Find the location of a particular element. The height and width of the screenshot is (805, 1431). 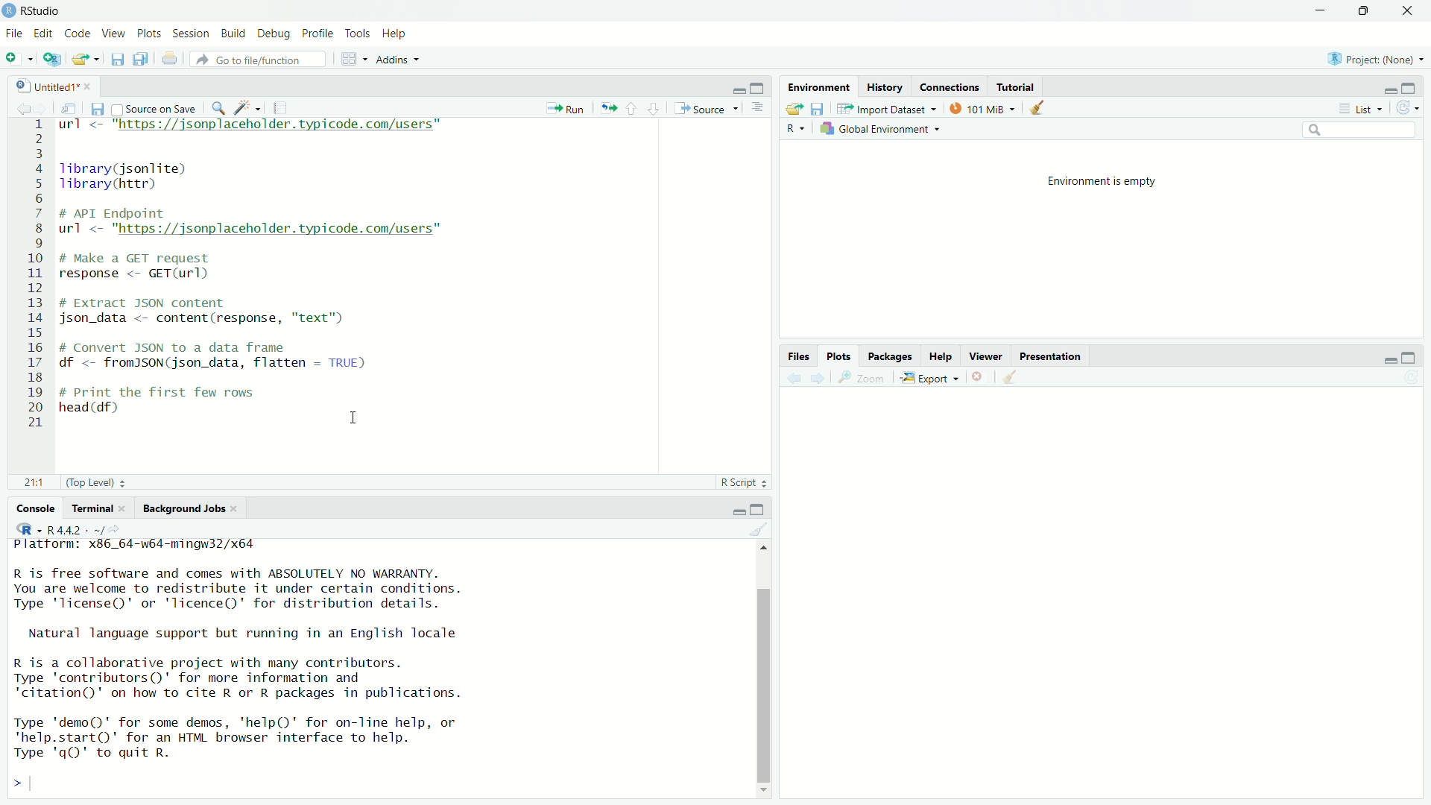

Open Existing File is located at coordinates (86, 59).